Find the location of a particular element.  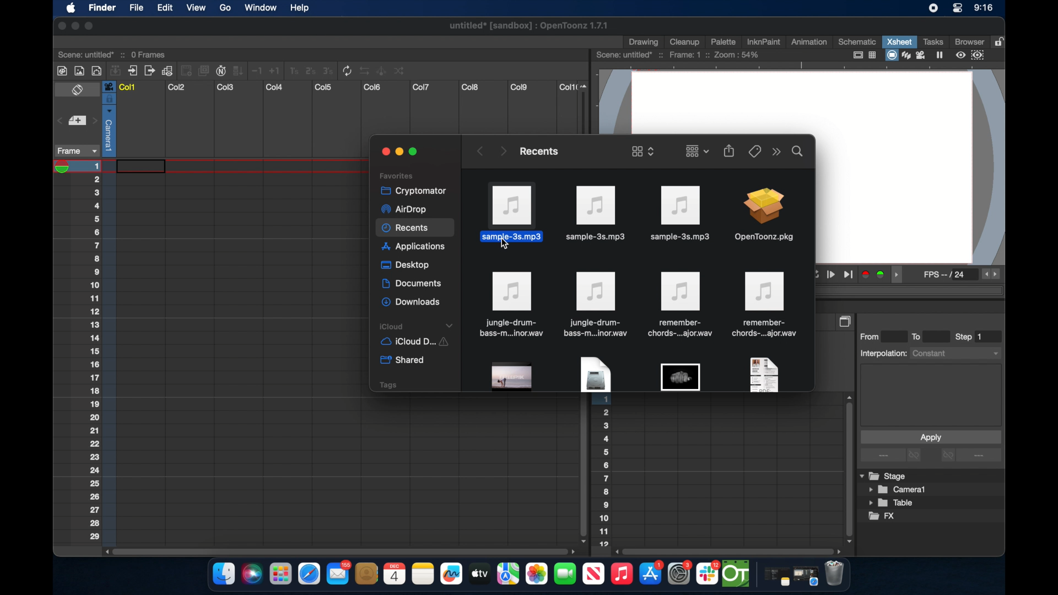

stage is located at coordinates (884, 477).